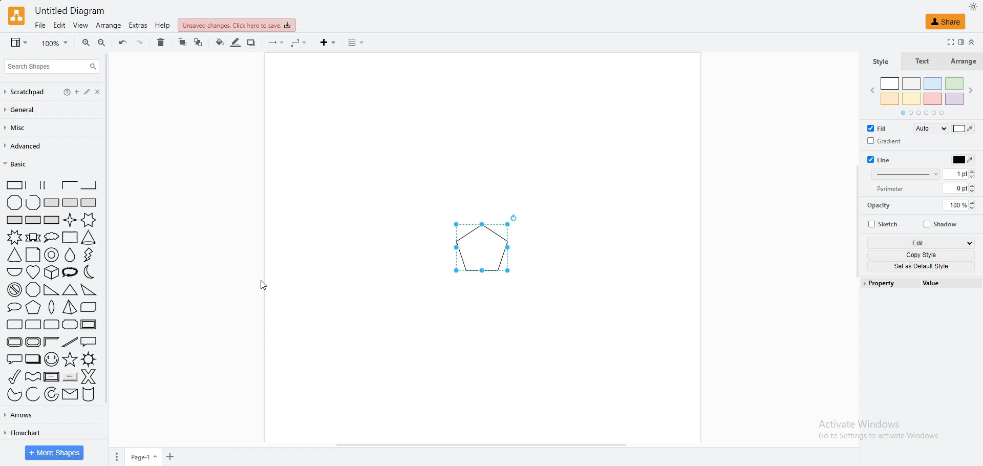 The height and width of the screenshot is (466, 983). Describe the element at coordinates (880, 62) in the screenshot. I see `style` at that location.